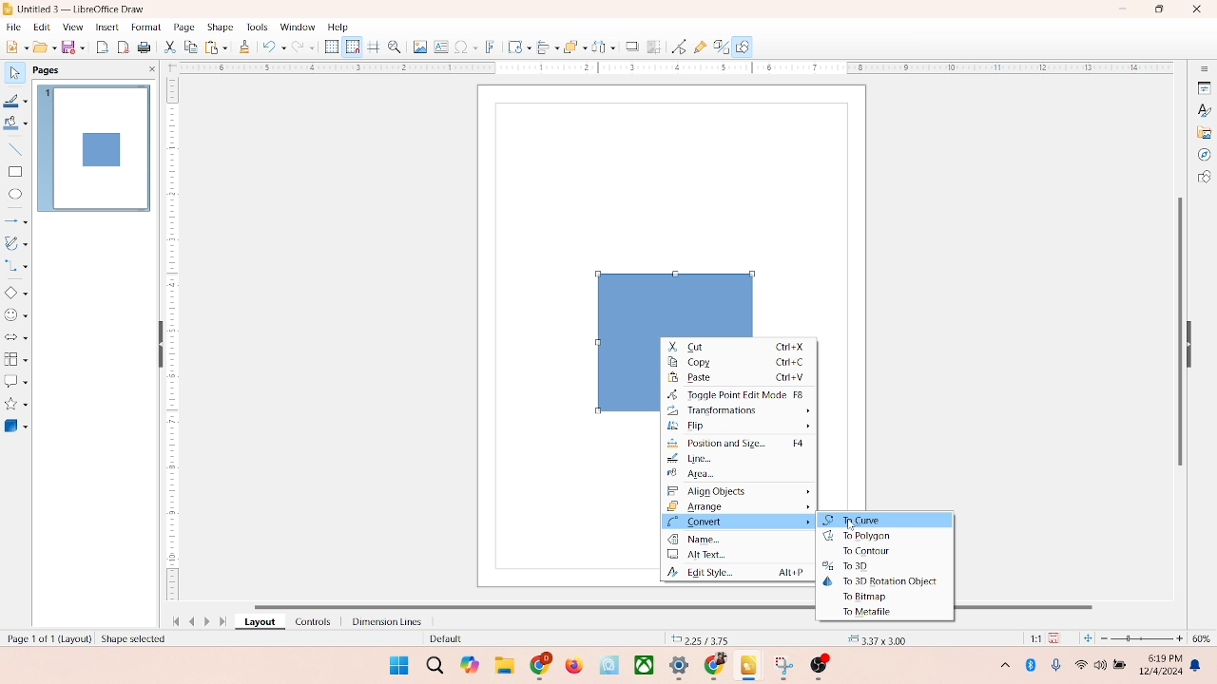 This screenshot has width=1217, height=684. Describe the element at coordinates (716, 47) in the screenshot. I see `toggle extrusion` at that location.